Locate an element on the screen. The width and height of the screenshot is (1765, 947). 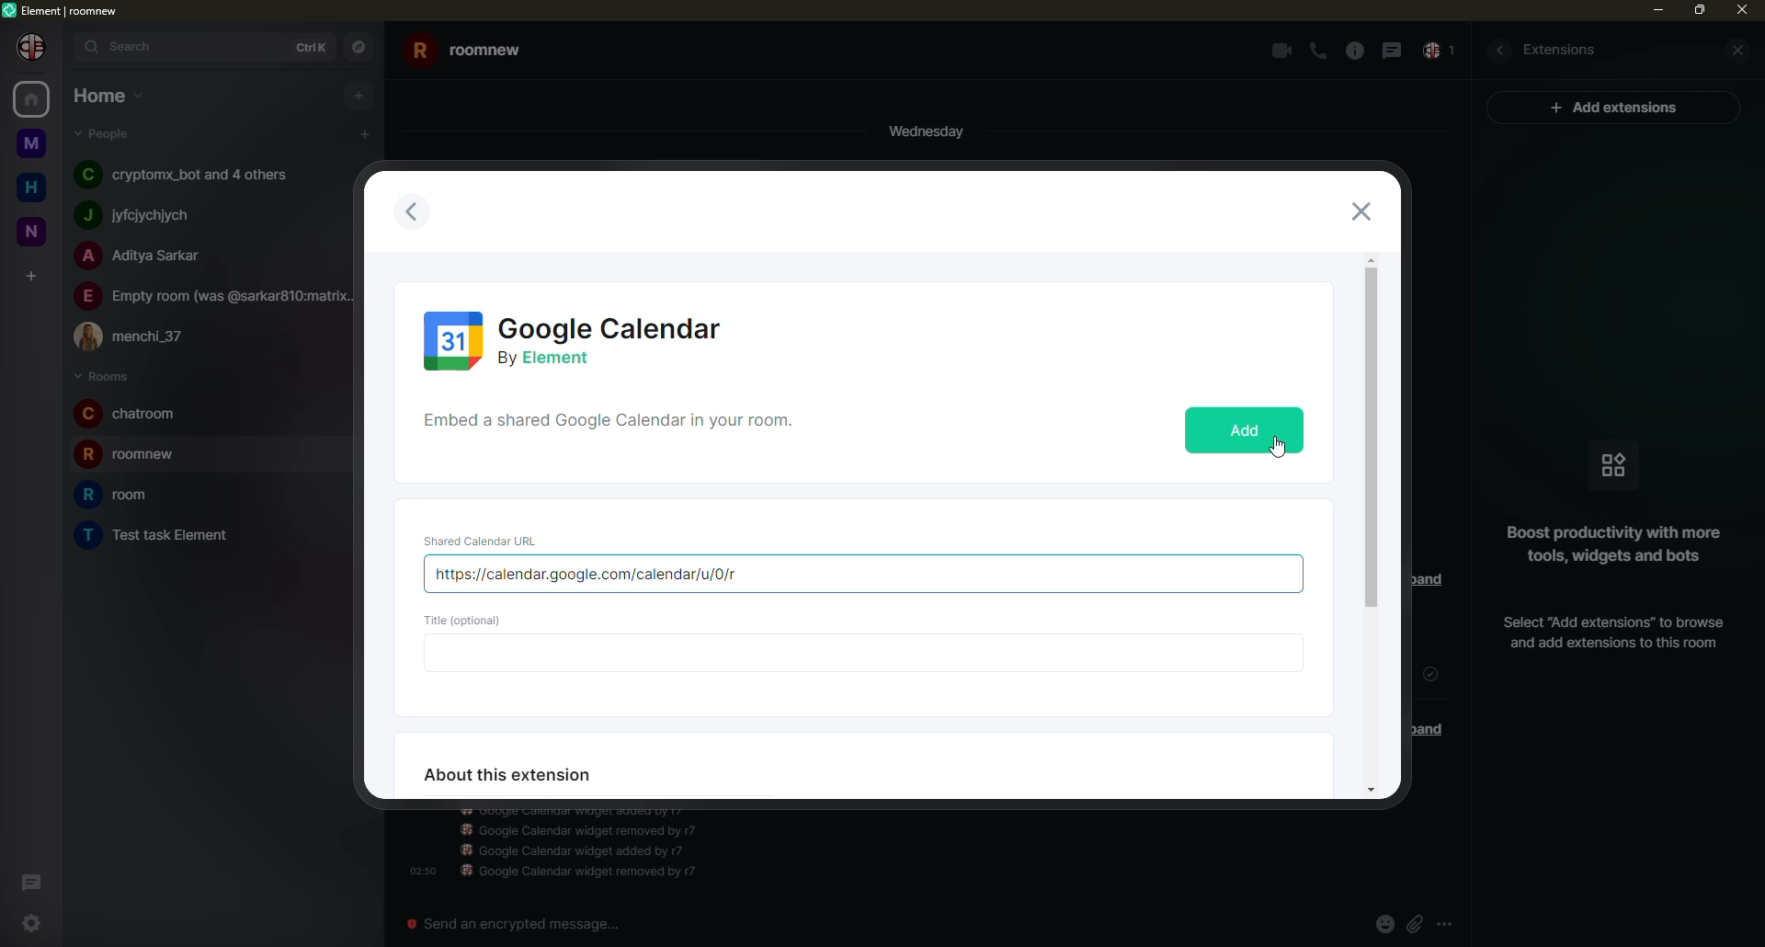
call is located at coordinates (1319, 51).